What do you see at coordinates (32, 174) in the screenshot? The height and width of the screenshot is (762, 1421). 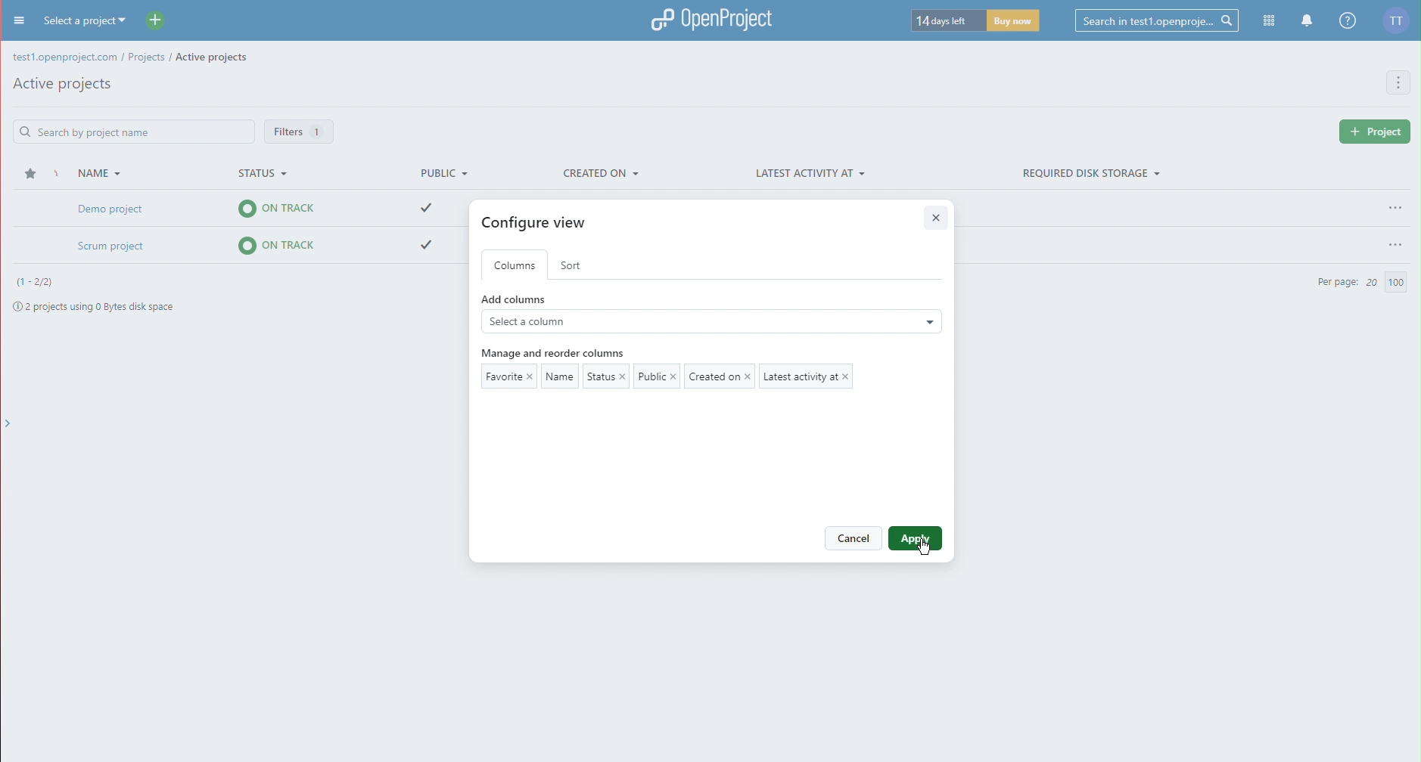 I see `Star` at bounding box center [32, 174].